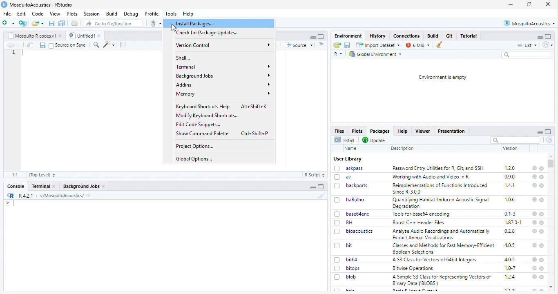  Describe the element at coordinates (348, 159) in the screenshot. I see `User Library` at that location.